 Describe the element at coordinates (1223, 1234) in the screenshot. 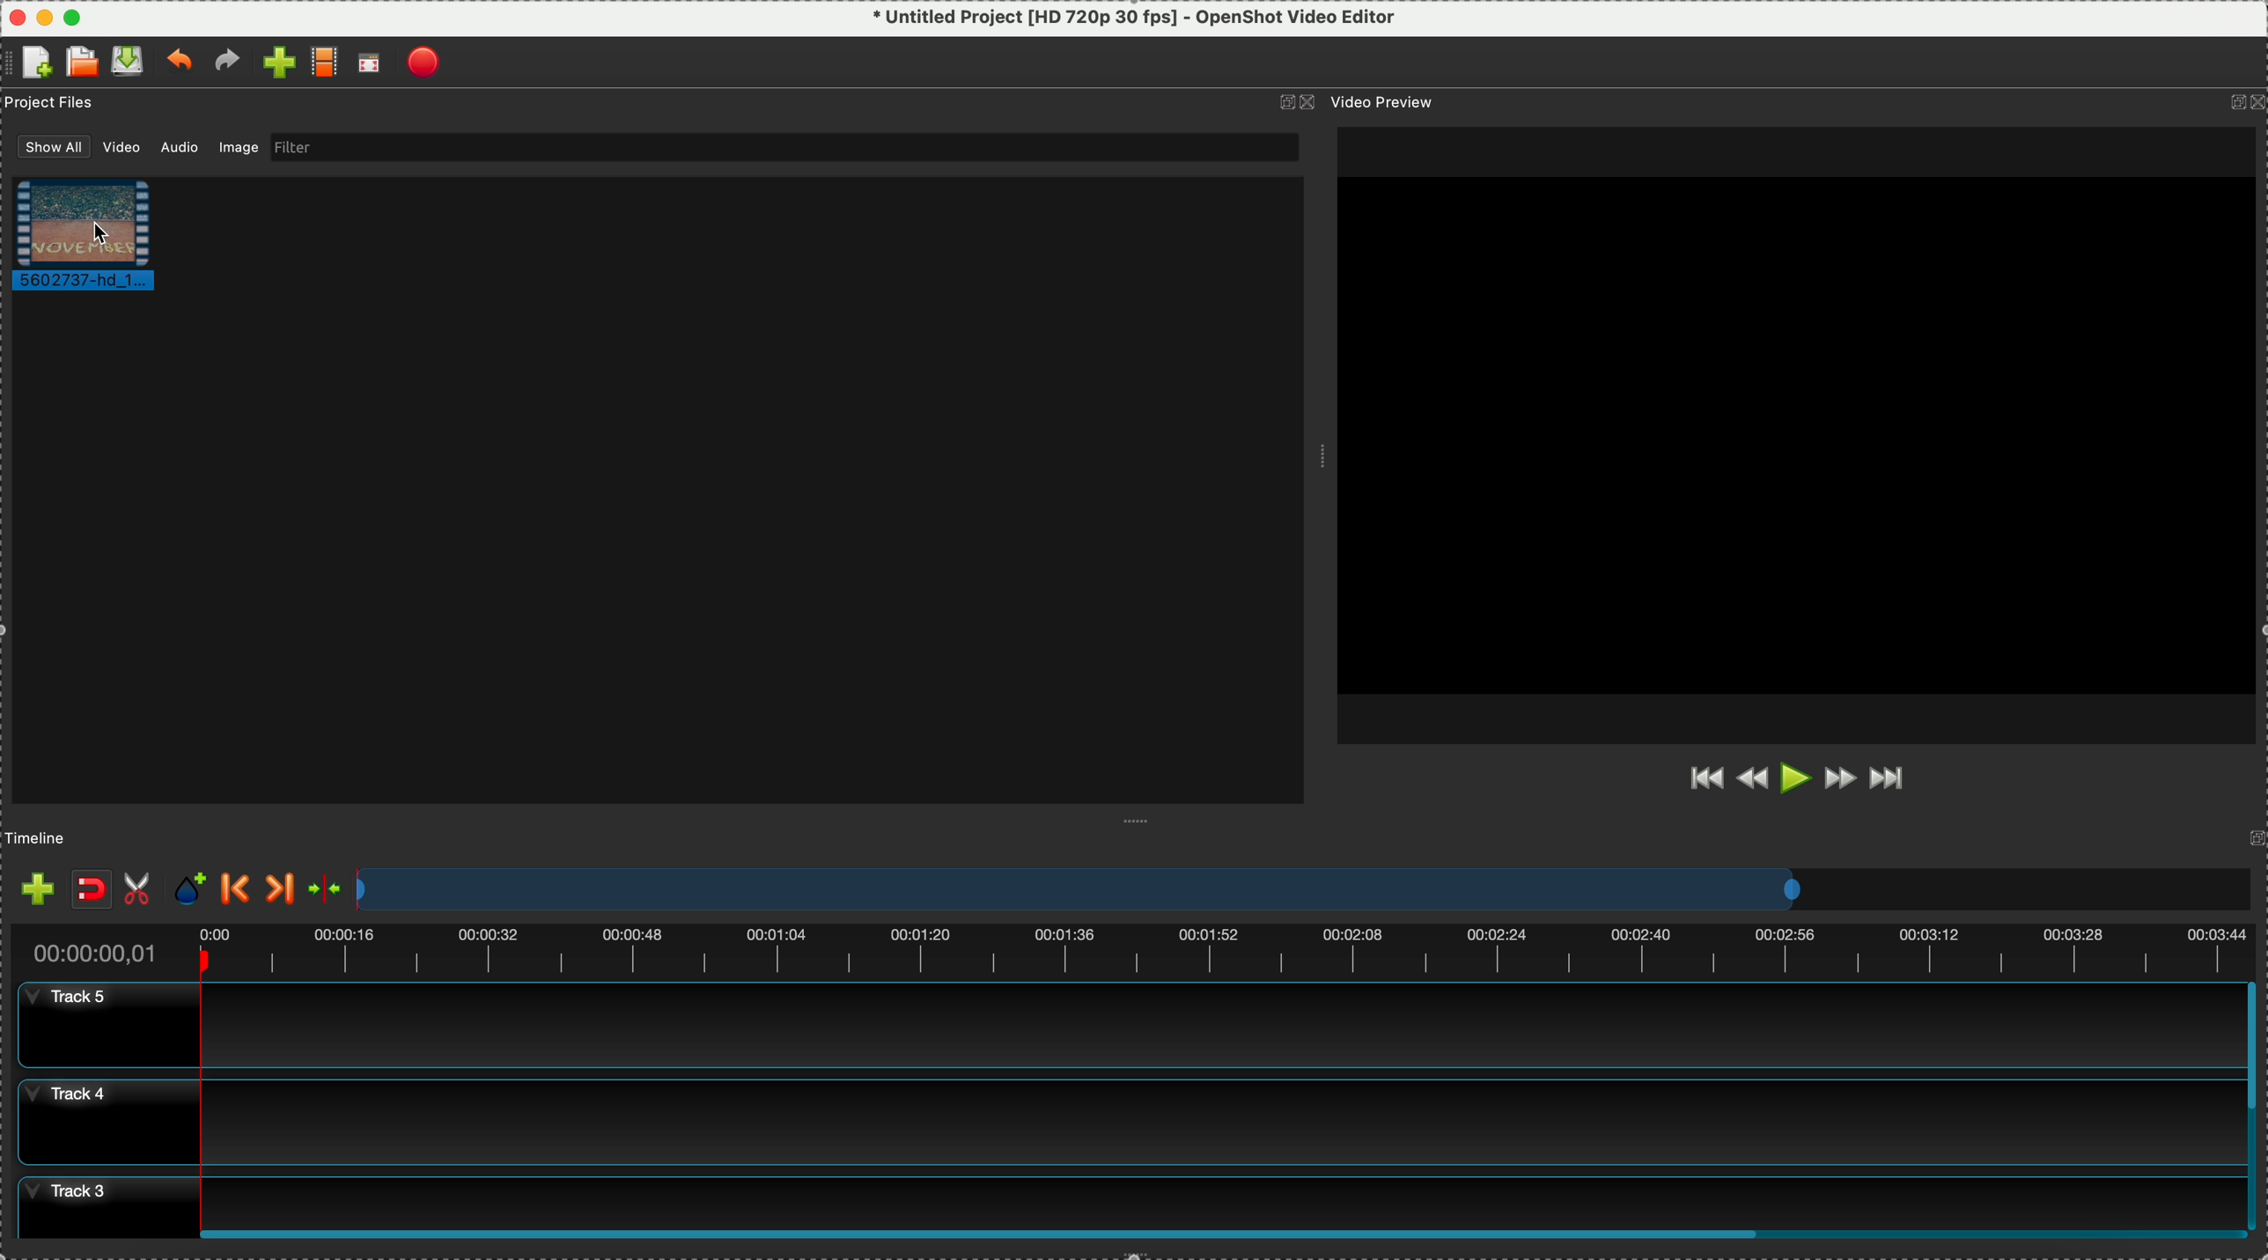

I see `Horizontal scroll bar` at that location.